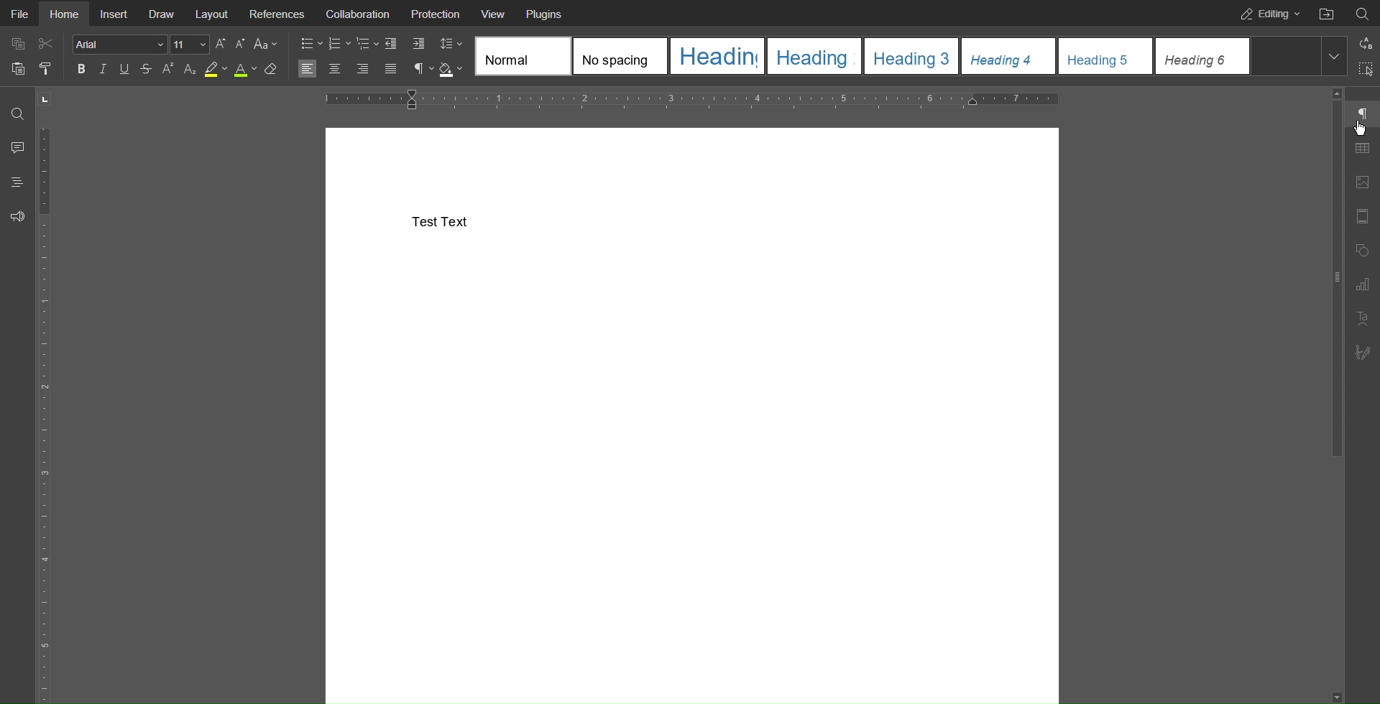 This screenshot has width=1380, height=704. What do you see at coordinates (405, 45) in the screenshot?
I see `Indents` at bounding box center [405, 45].